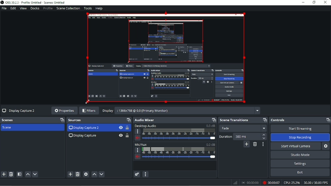  I want to click on Remove cofigurable transition, so click(256, 144).